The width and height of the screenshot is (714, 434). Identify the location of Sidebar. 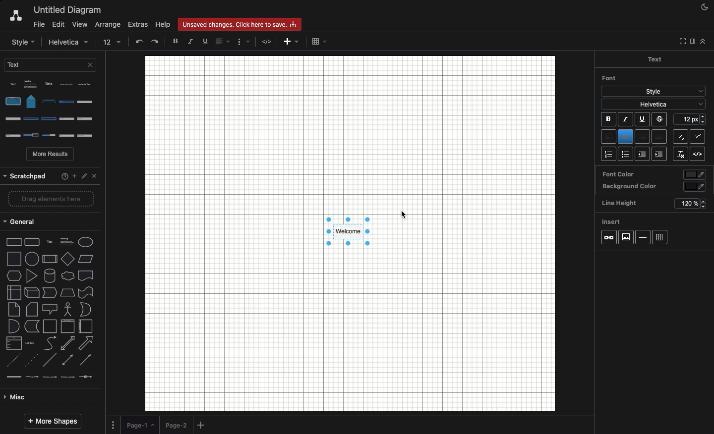
(691, 42).